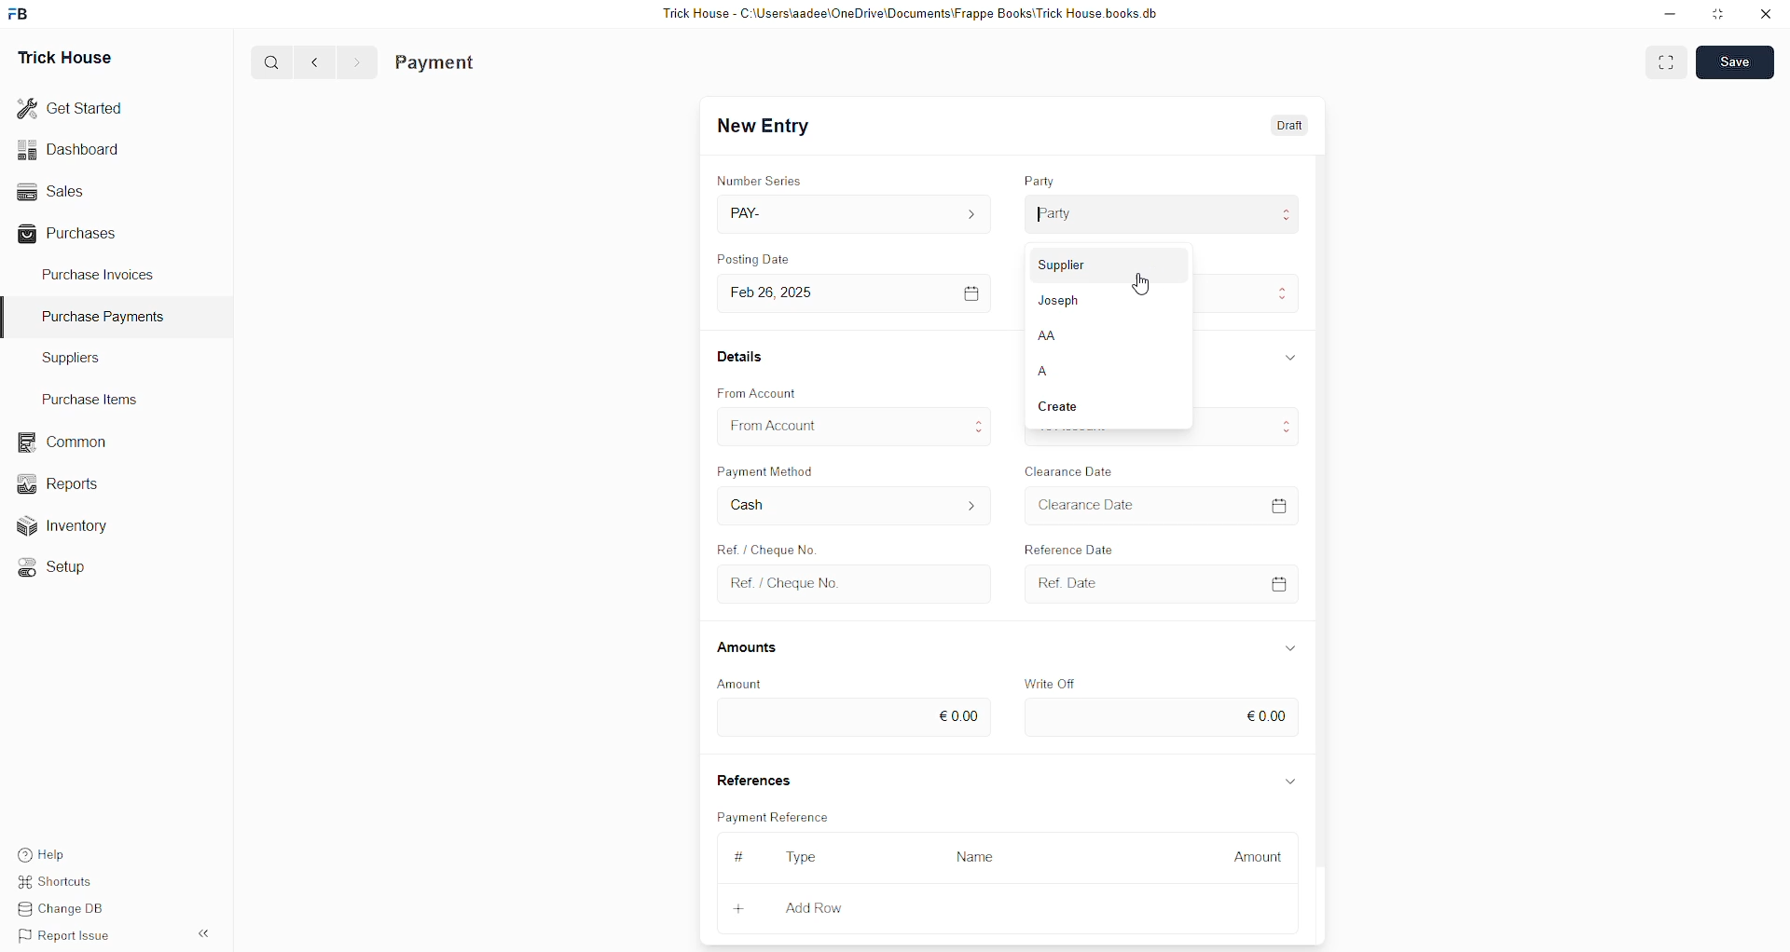 This screenshot has height=952, width=1790. Describe the element at coordinates (753, 778) in the screenshot. I see `References` at that location.